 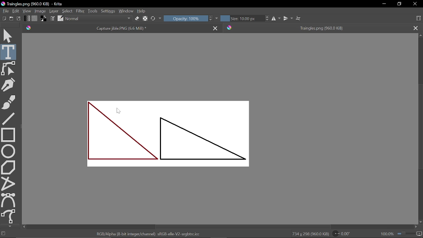 I want to click on 100, so click(x=387, y=235).